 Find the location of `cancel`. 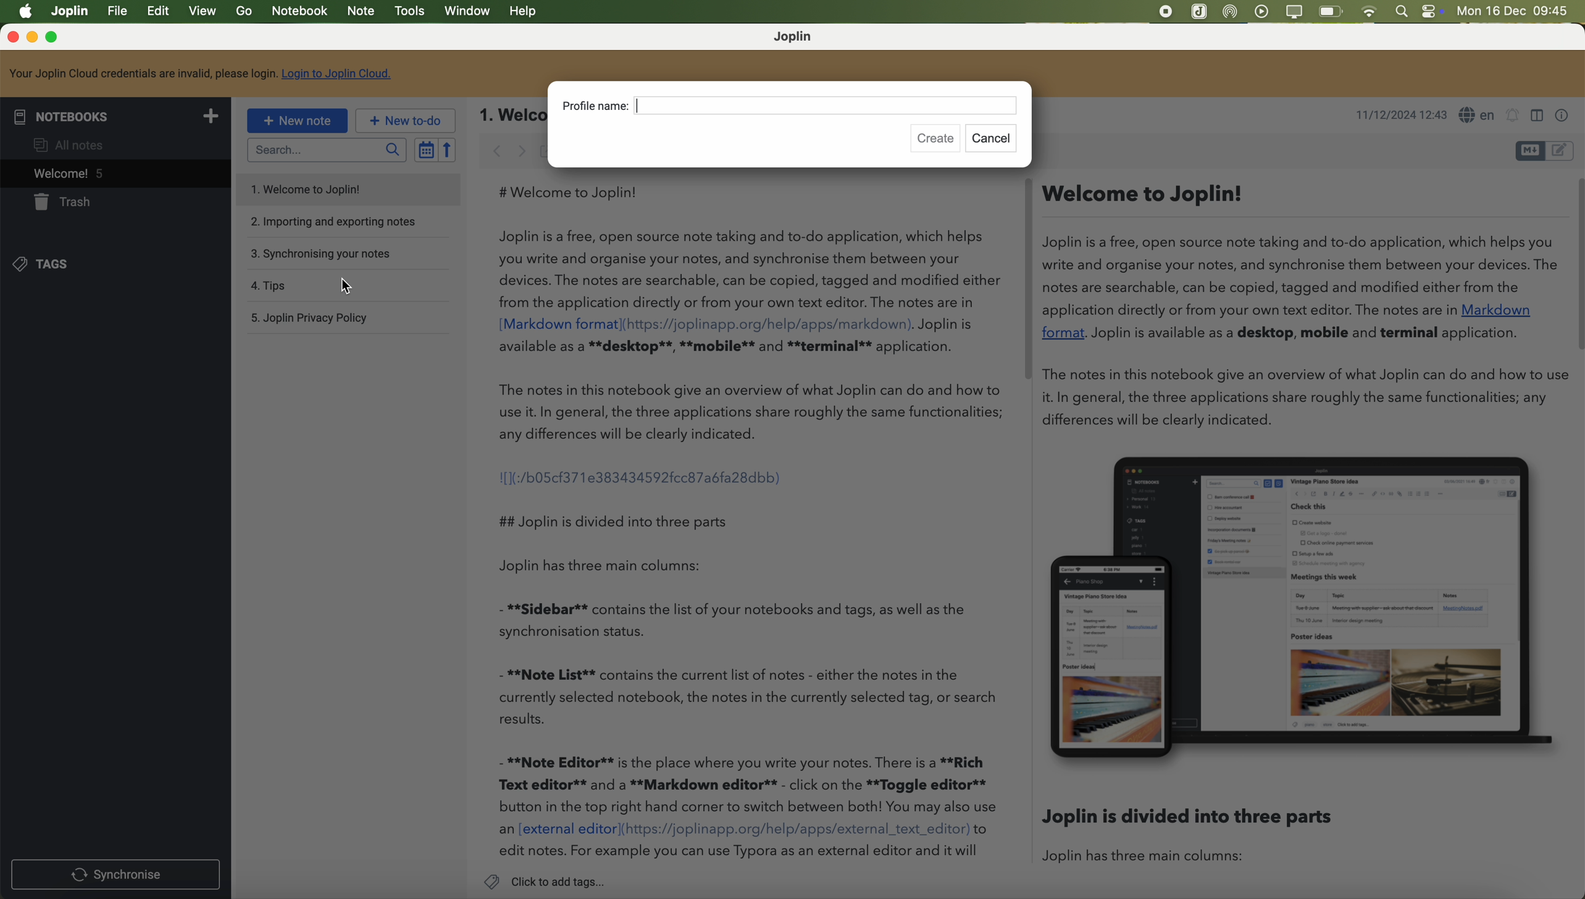

cancel is located at coordinates (993, 139).